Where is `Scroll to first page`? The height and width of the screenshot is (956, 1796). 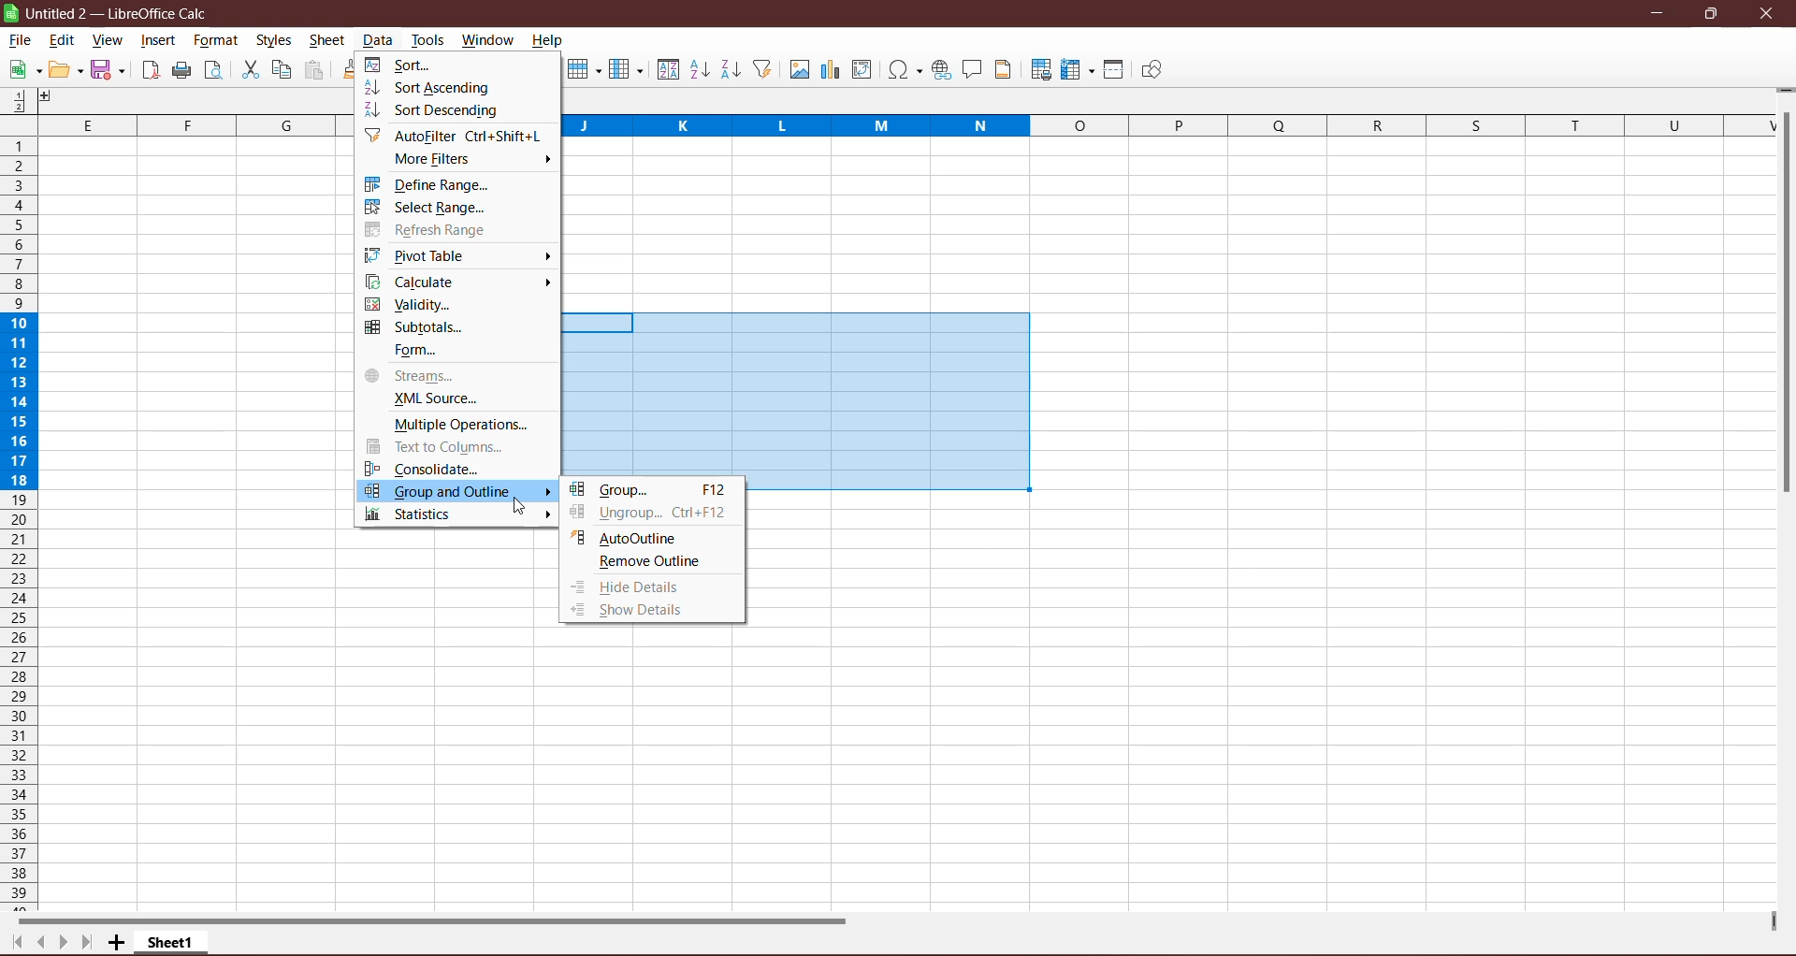
Scroll to first page is located at coordinates (13, 943).